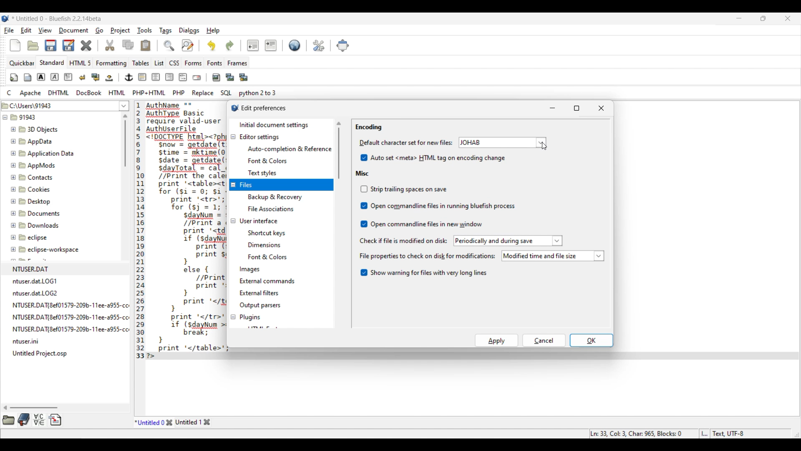 Image resolution: width=801 pixels, height=451 pixels. I want to click on Delete , so click(86, 46).